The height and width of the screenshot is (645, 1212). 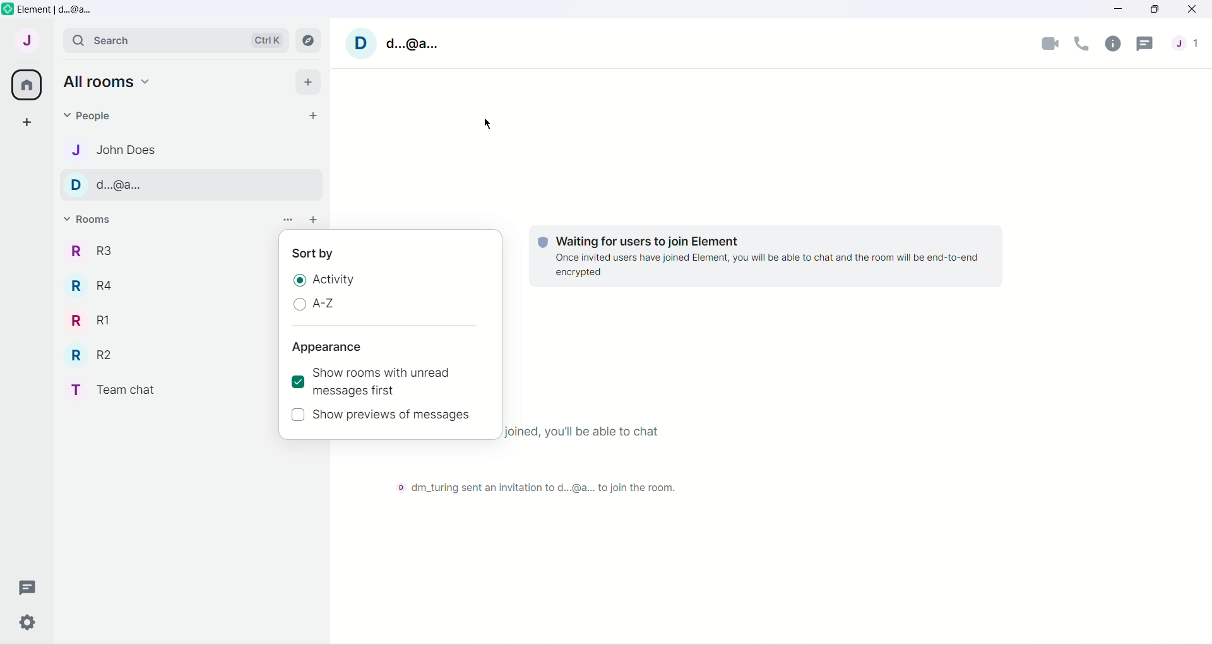 What do you see at coordinates (335, 280) in the screenshot?
I see `Activity` at bounding box center [335, 280].